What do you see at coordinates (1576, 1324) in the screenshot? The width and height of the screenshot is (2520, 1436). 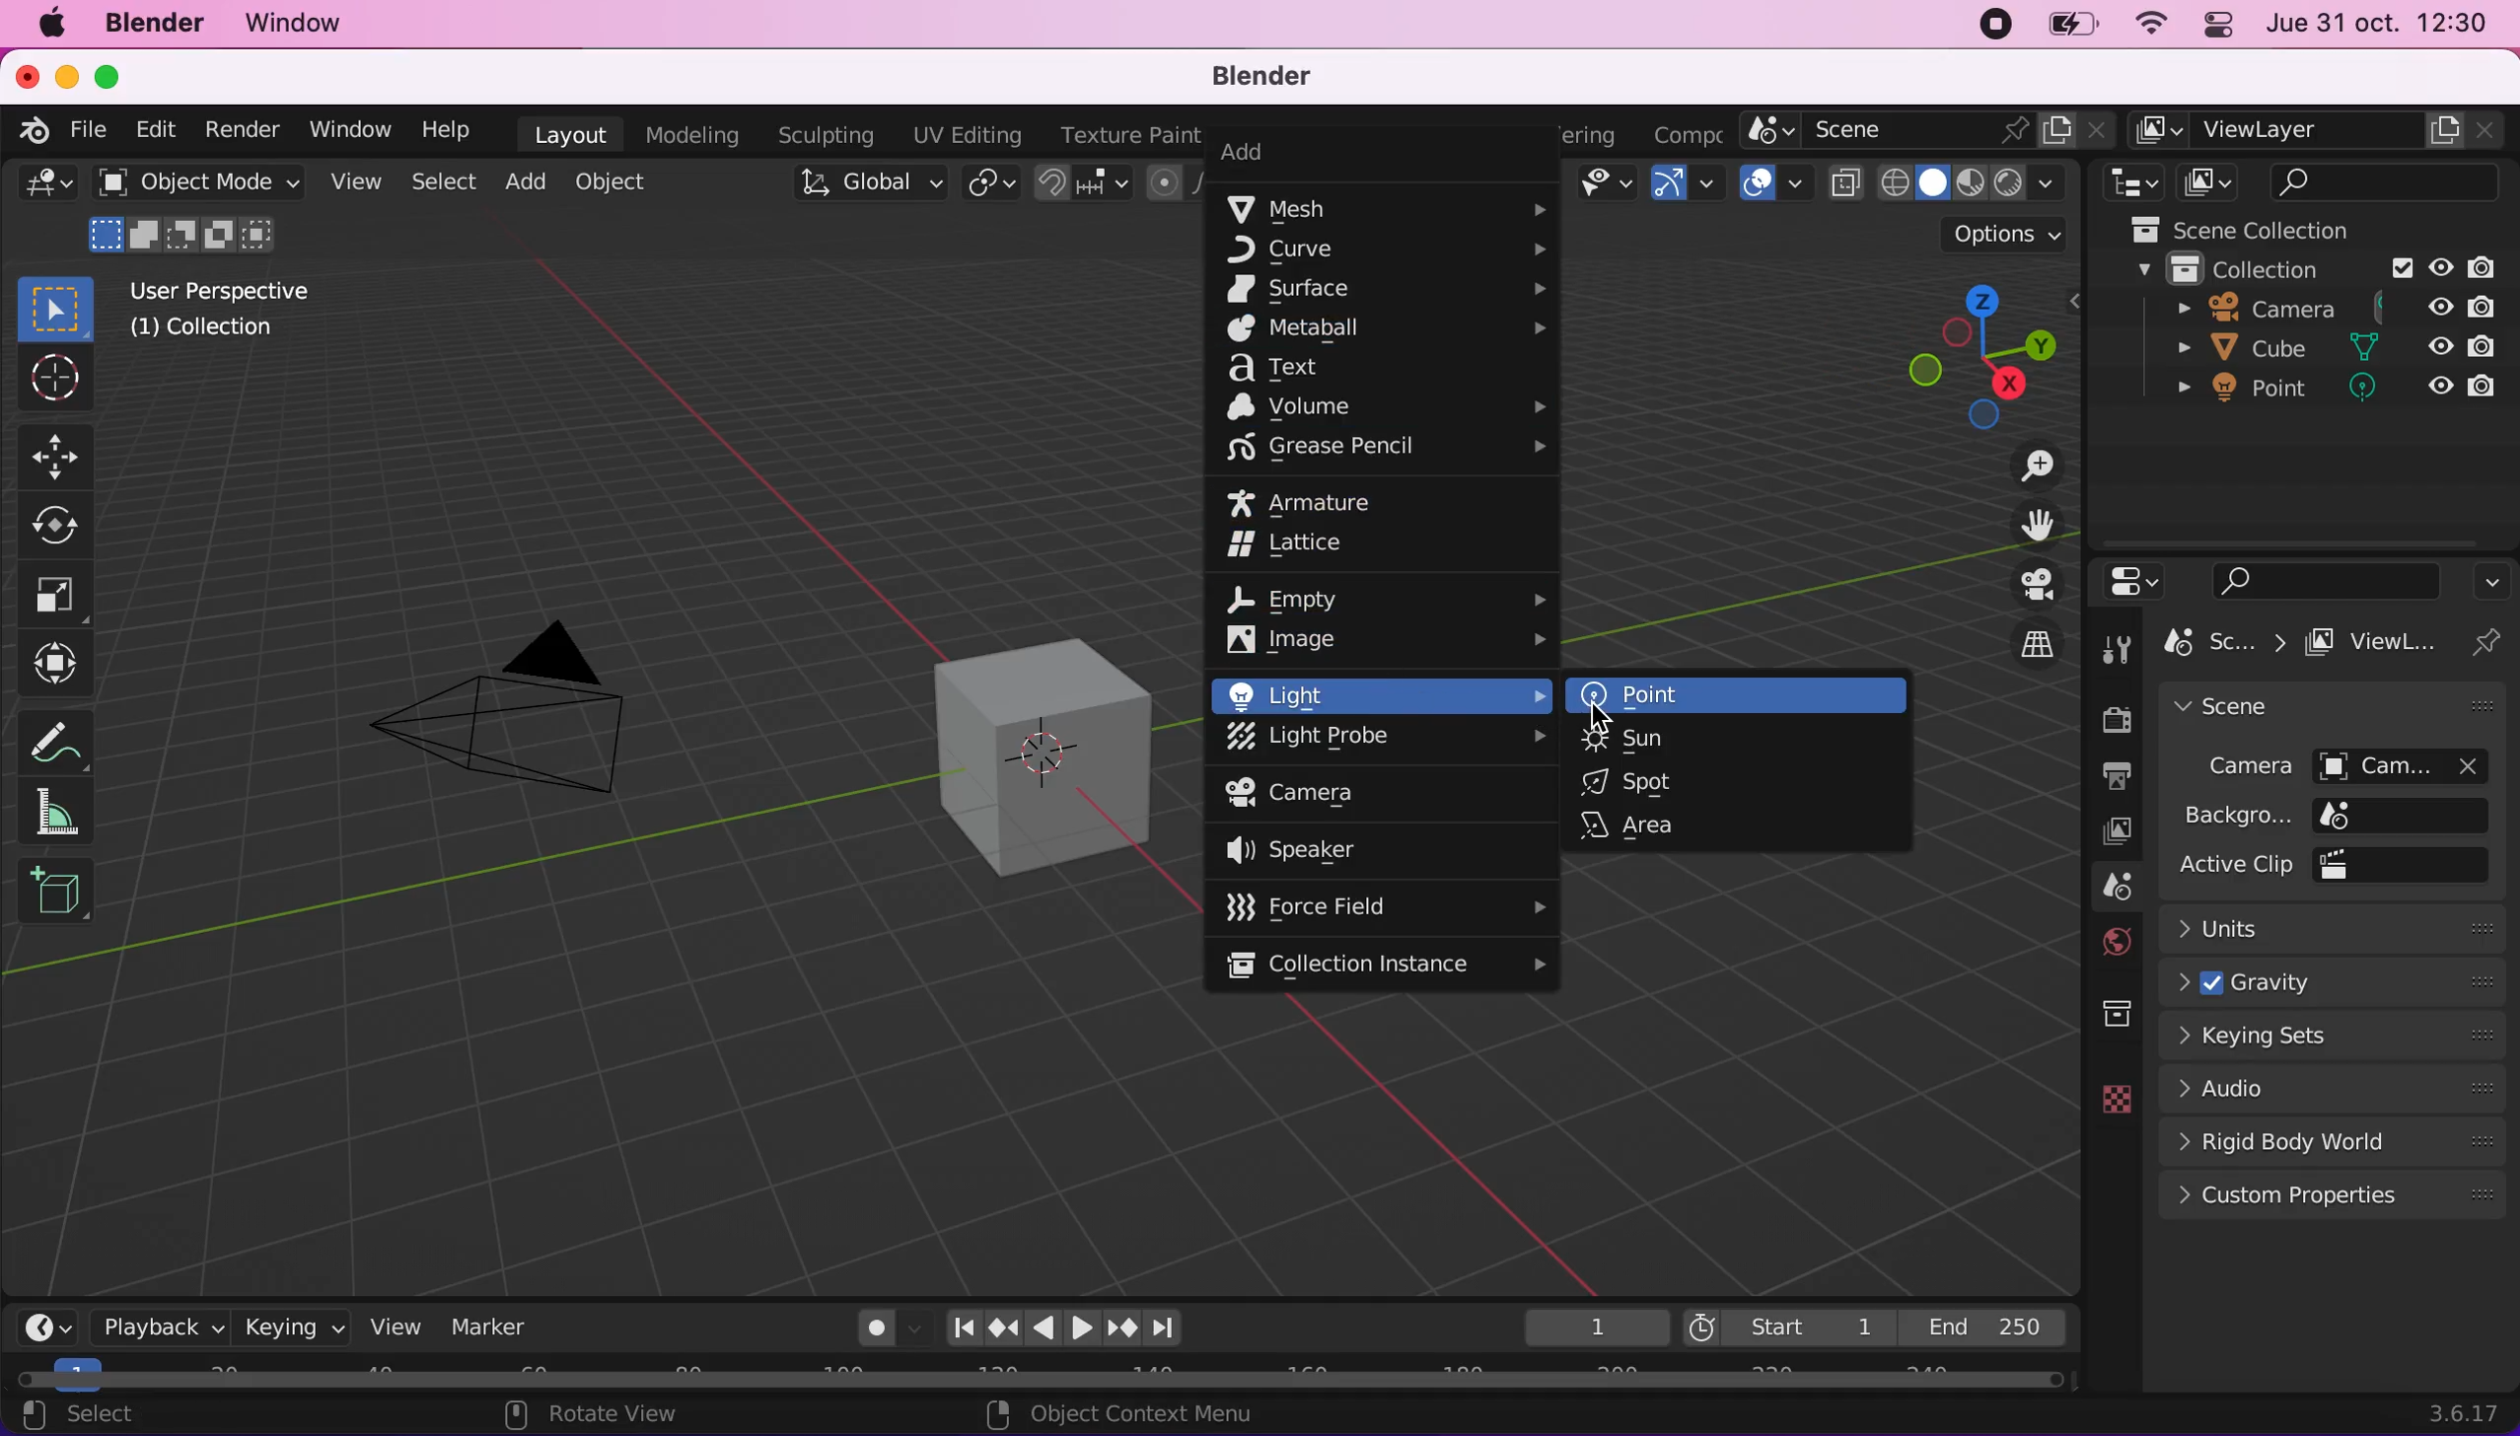 I see `1` at bounding box center [1576, 1324].